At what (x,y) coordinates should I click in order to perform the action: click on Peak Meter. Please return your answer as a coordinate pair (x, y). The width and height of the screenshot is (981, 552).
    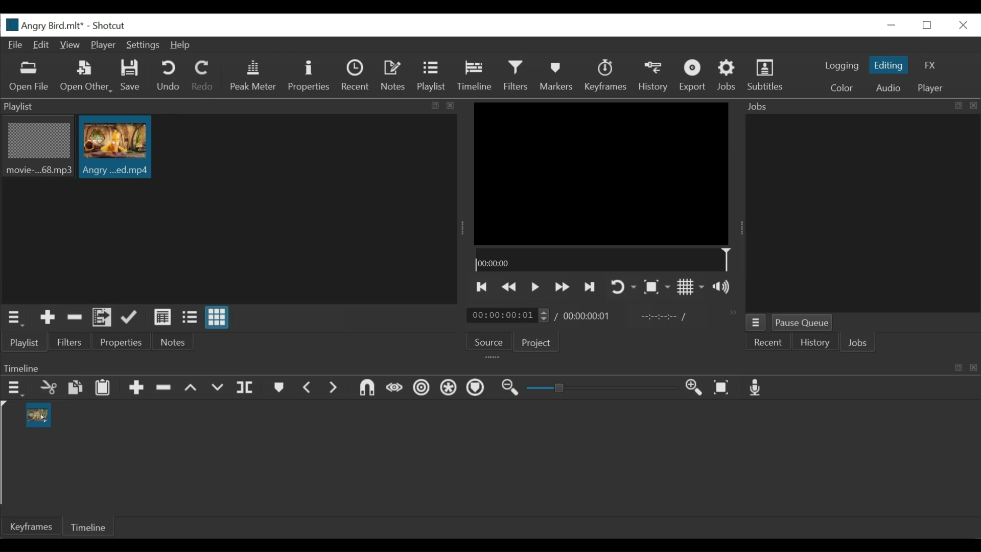
    Looking at the image, I should click on (253, 76).